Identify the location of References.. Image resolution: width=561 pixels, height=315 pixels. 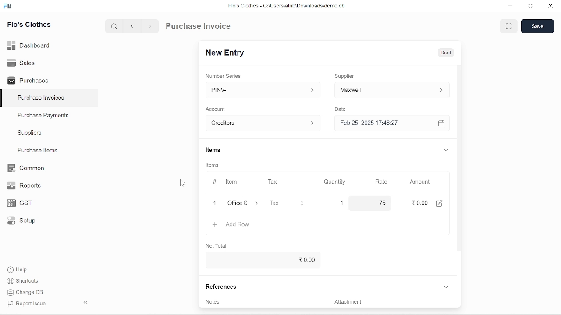
(223, 287).